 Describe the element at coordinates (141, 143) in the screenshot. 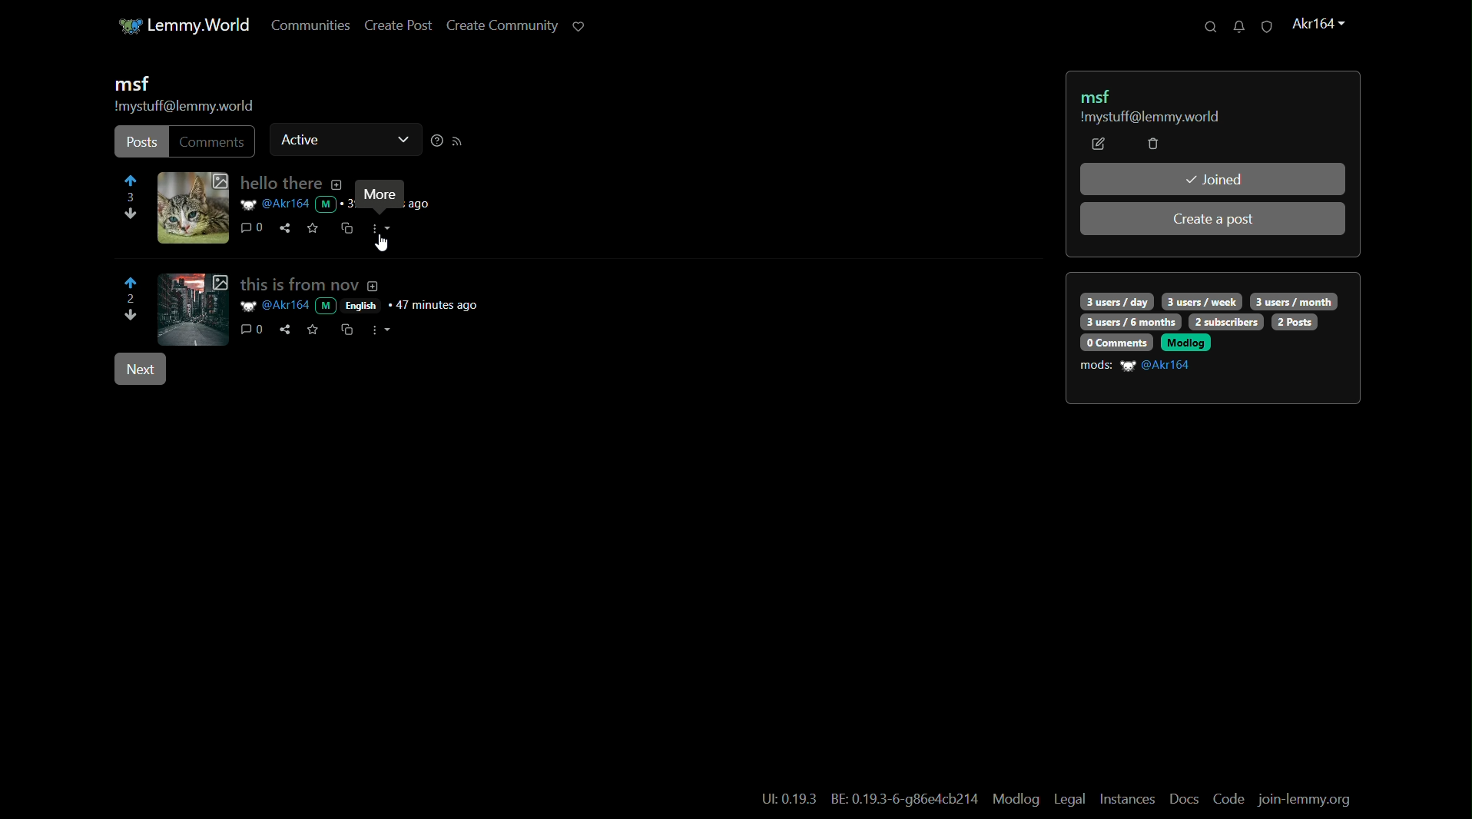

I see `post` at that location.